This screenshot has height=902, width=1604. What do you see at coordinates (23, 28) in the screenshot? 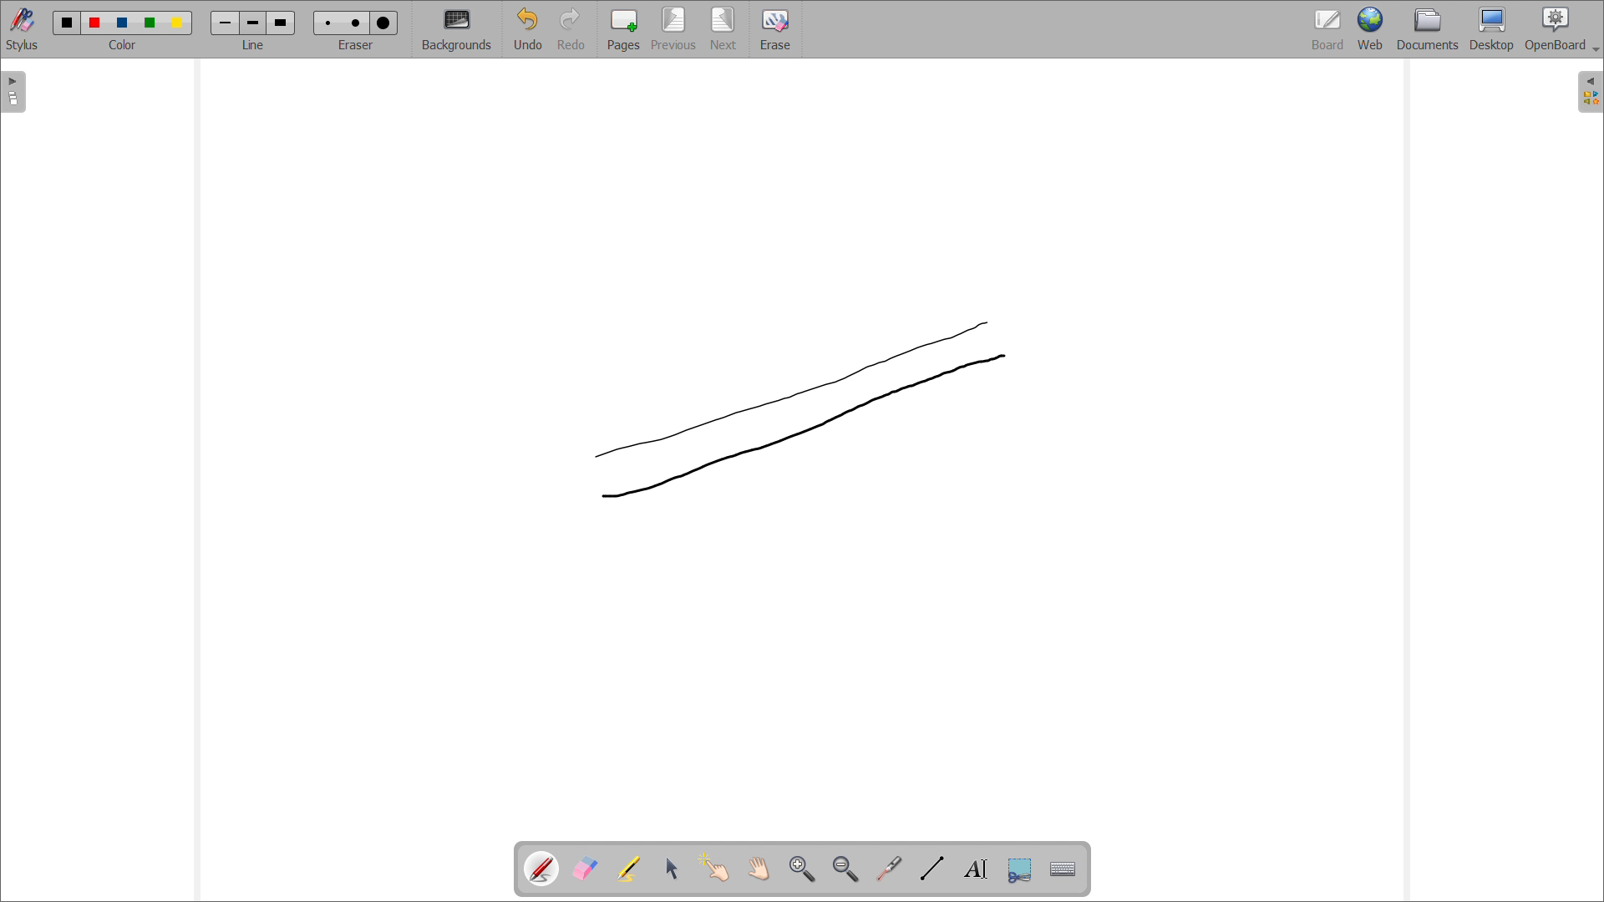
I see `toggle stylus` at bounding box center [23, 28].